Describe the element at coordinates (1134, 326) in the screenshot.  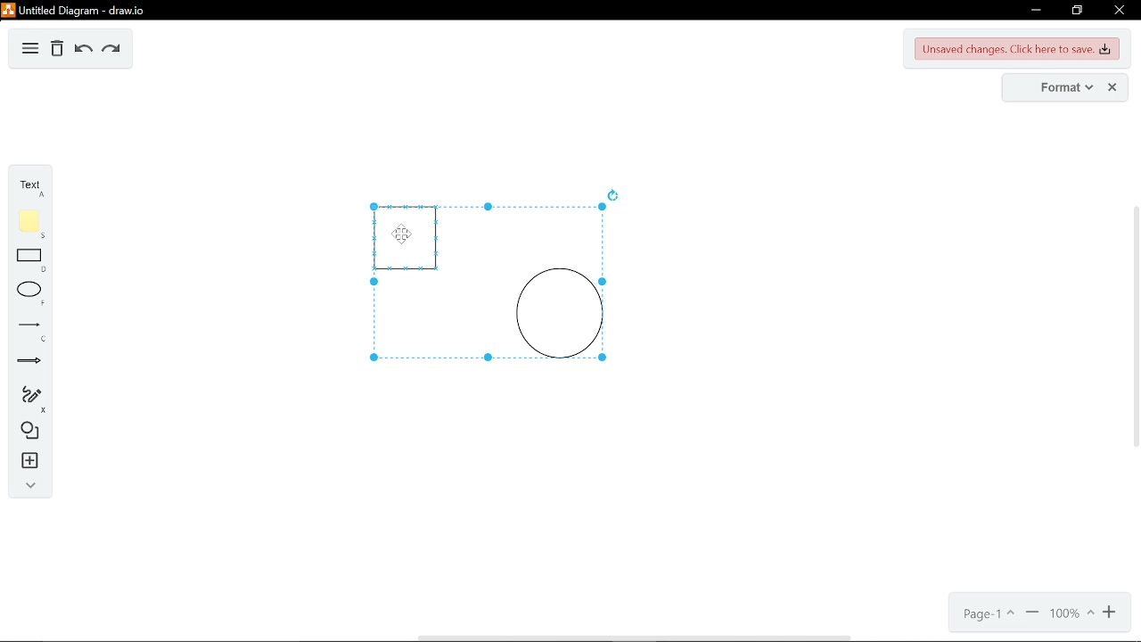
I see `vertical scrollbar` at that location.